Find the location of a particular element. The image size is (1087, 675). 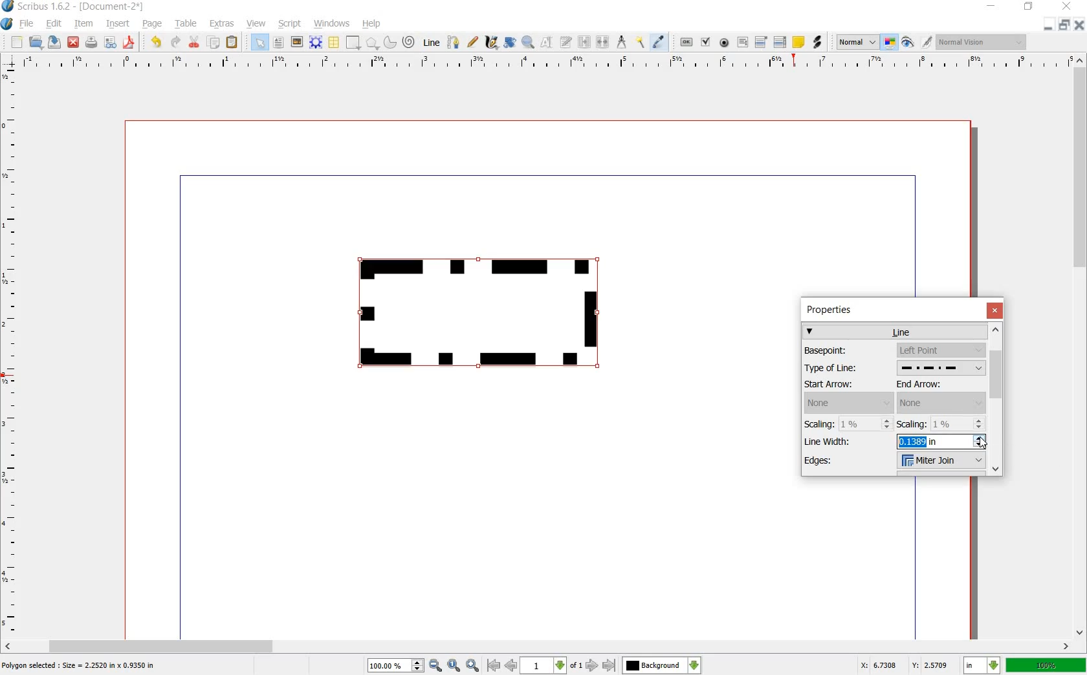

RESTORE is located at coordinates (1027, 8).